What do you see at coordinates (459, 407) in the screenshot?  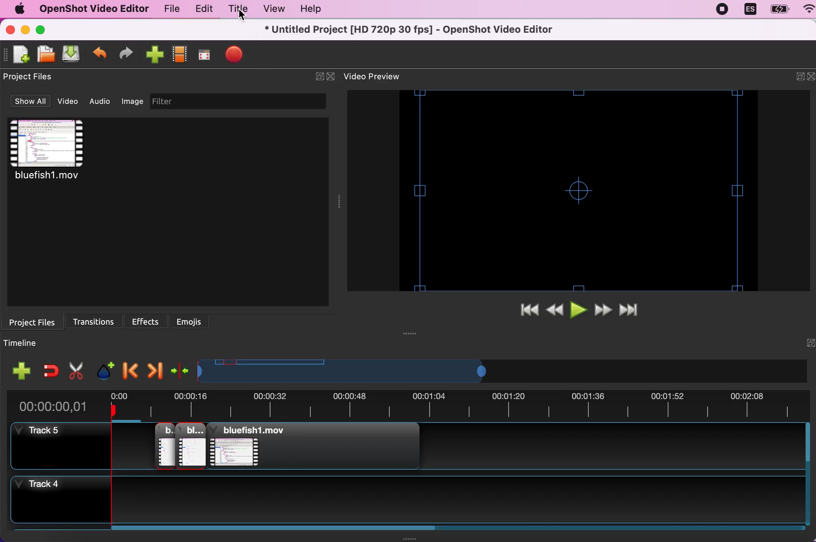 I see `video duration` at bounding box center [459, 407].